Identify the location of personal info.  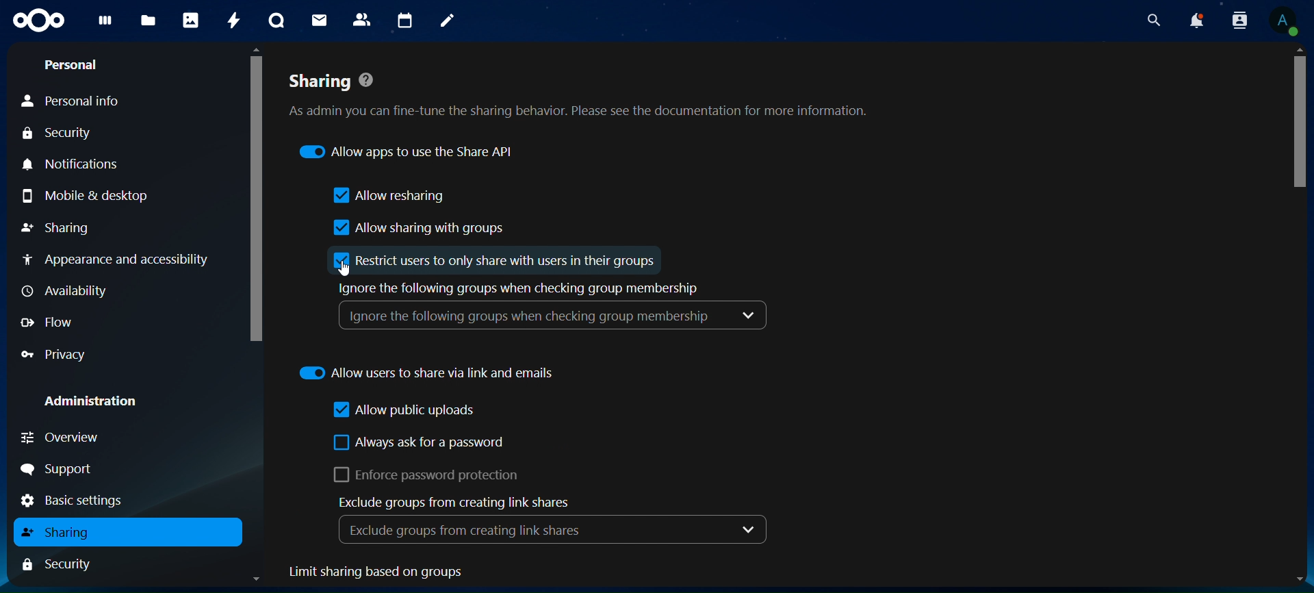
(75, 101).